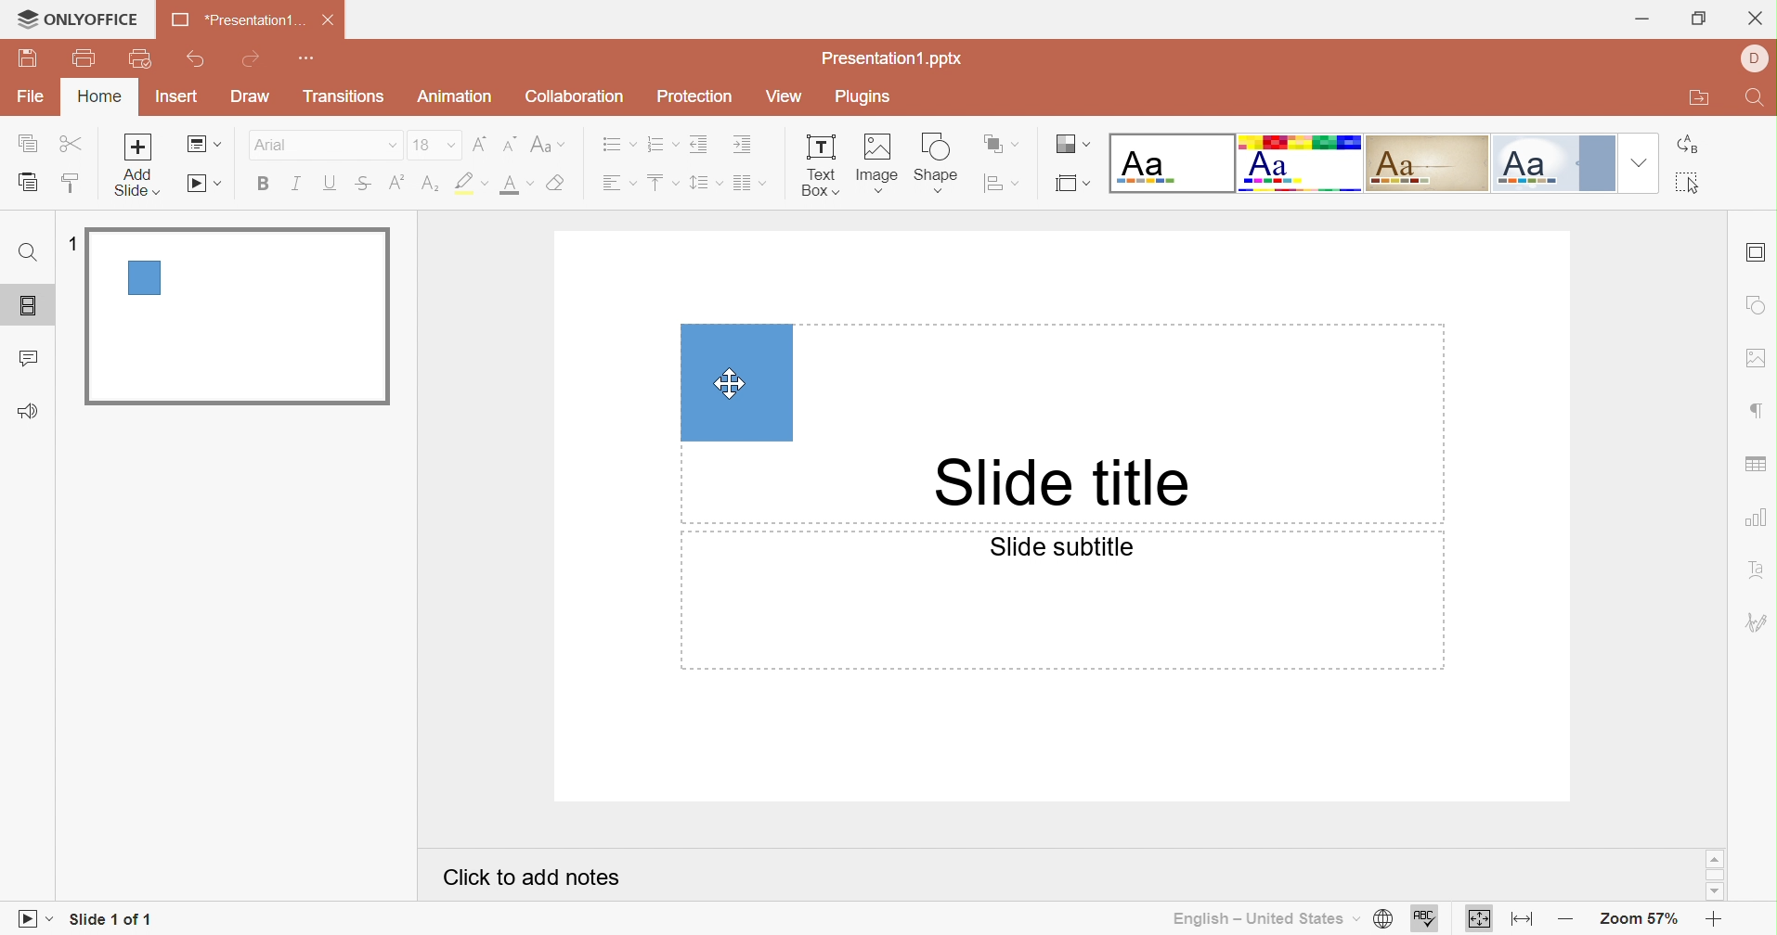  I want to click on Insert, so click(176, 96).